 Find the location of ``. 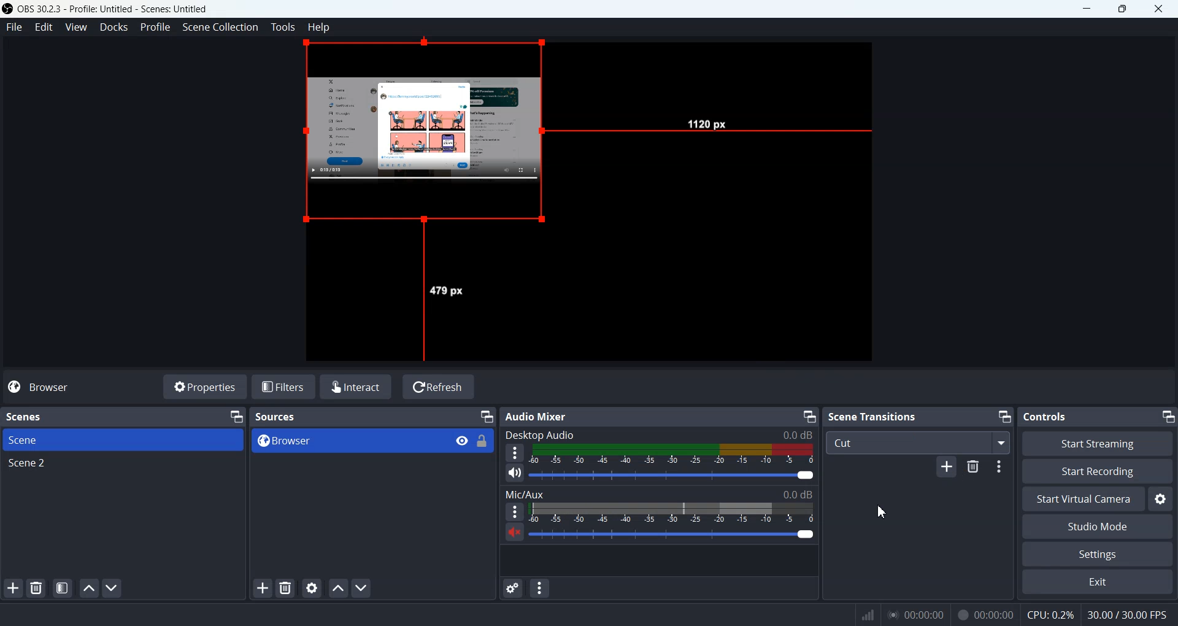

 is located at coordinates (447, 291).